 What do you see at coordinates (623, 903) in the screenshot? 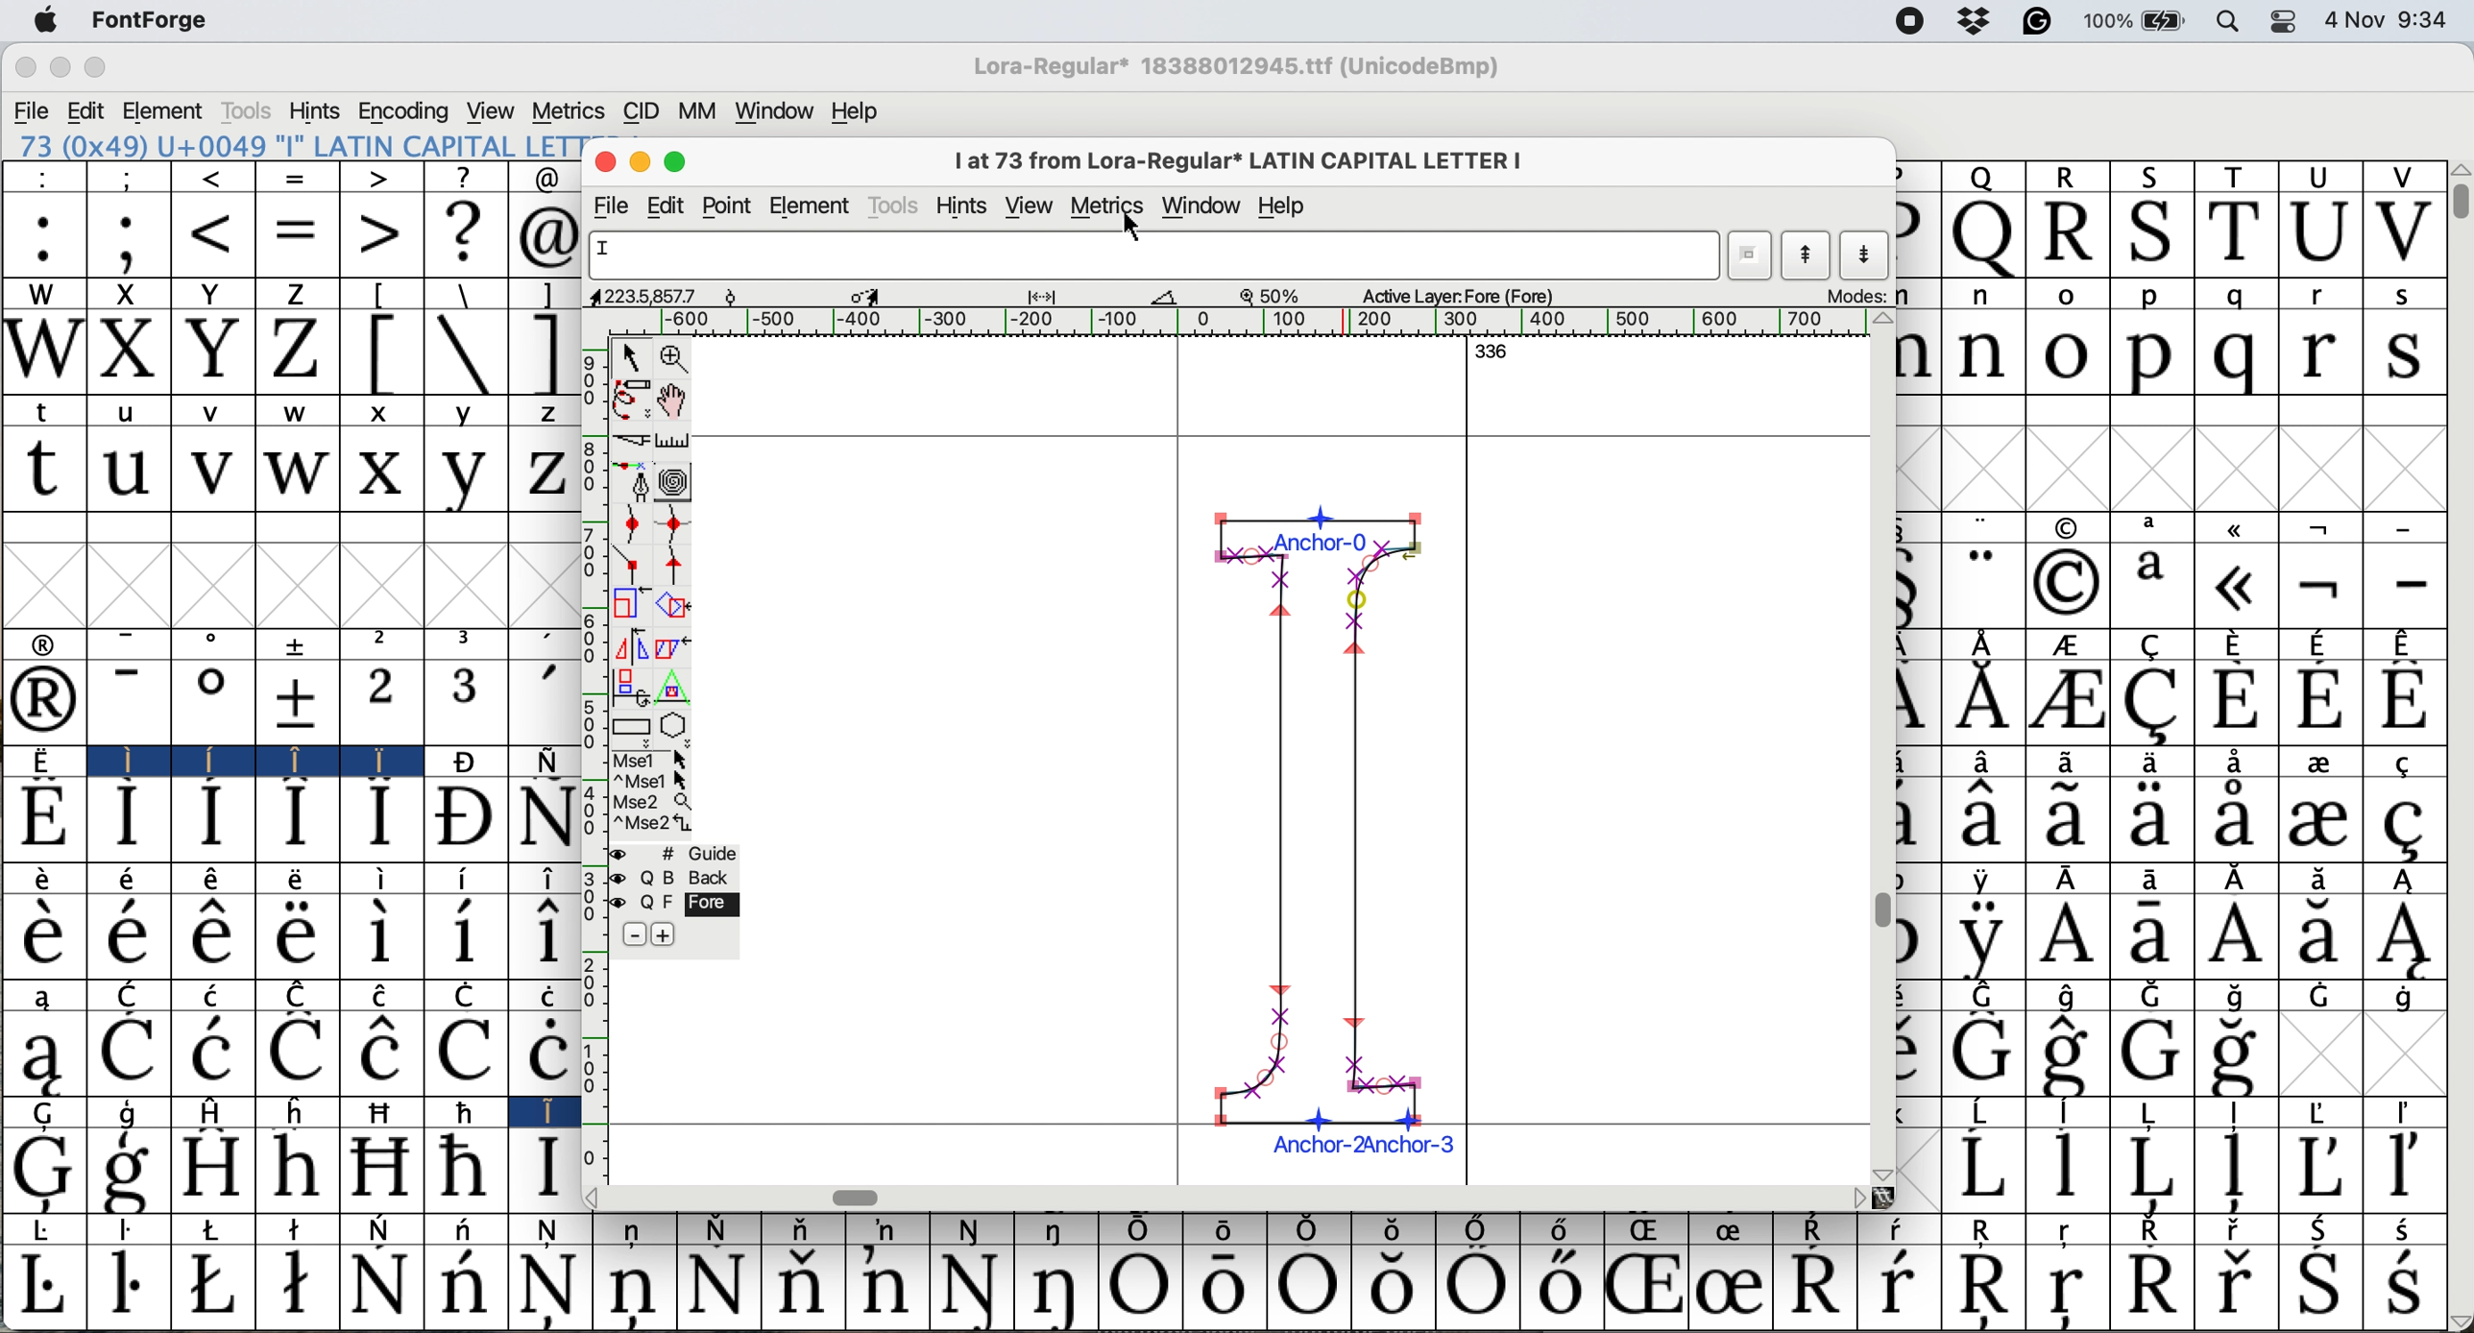
I see `` at bounding box center [623, 903].